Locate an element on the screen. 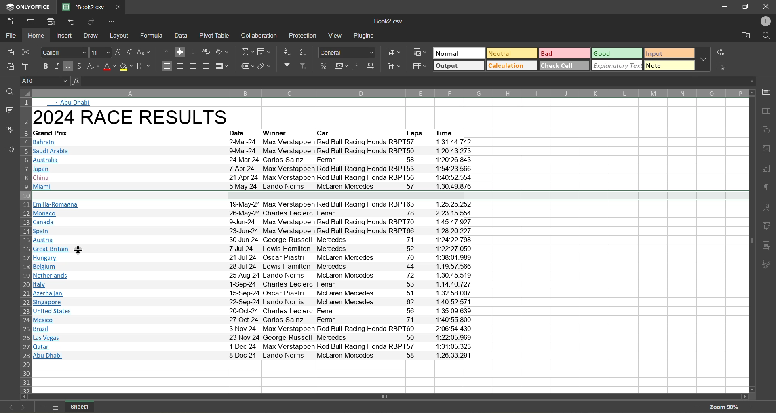  text is located at coordinates (768, 206).